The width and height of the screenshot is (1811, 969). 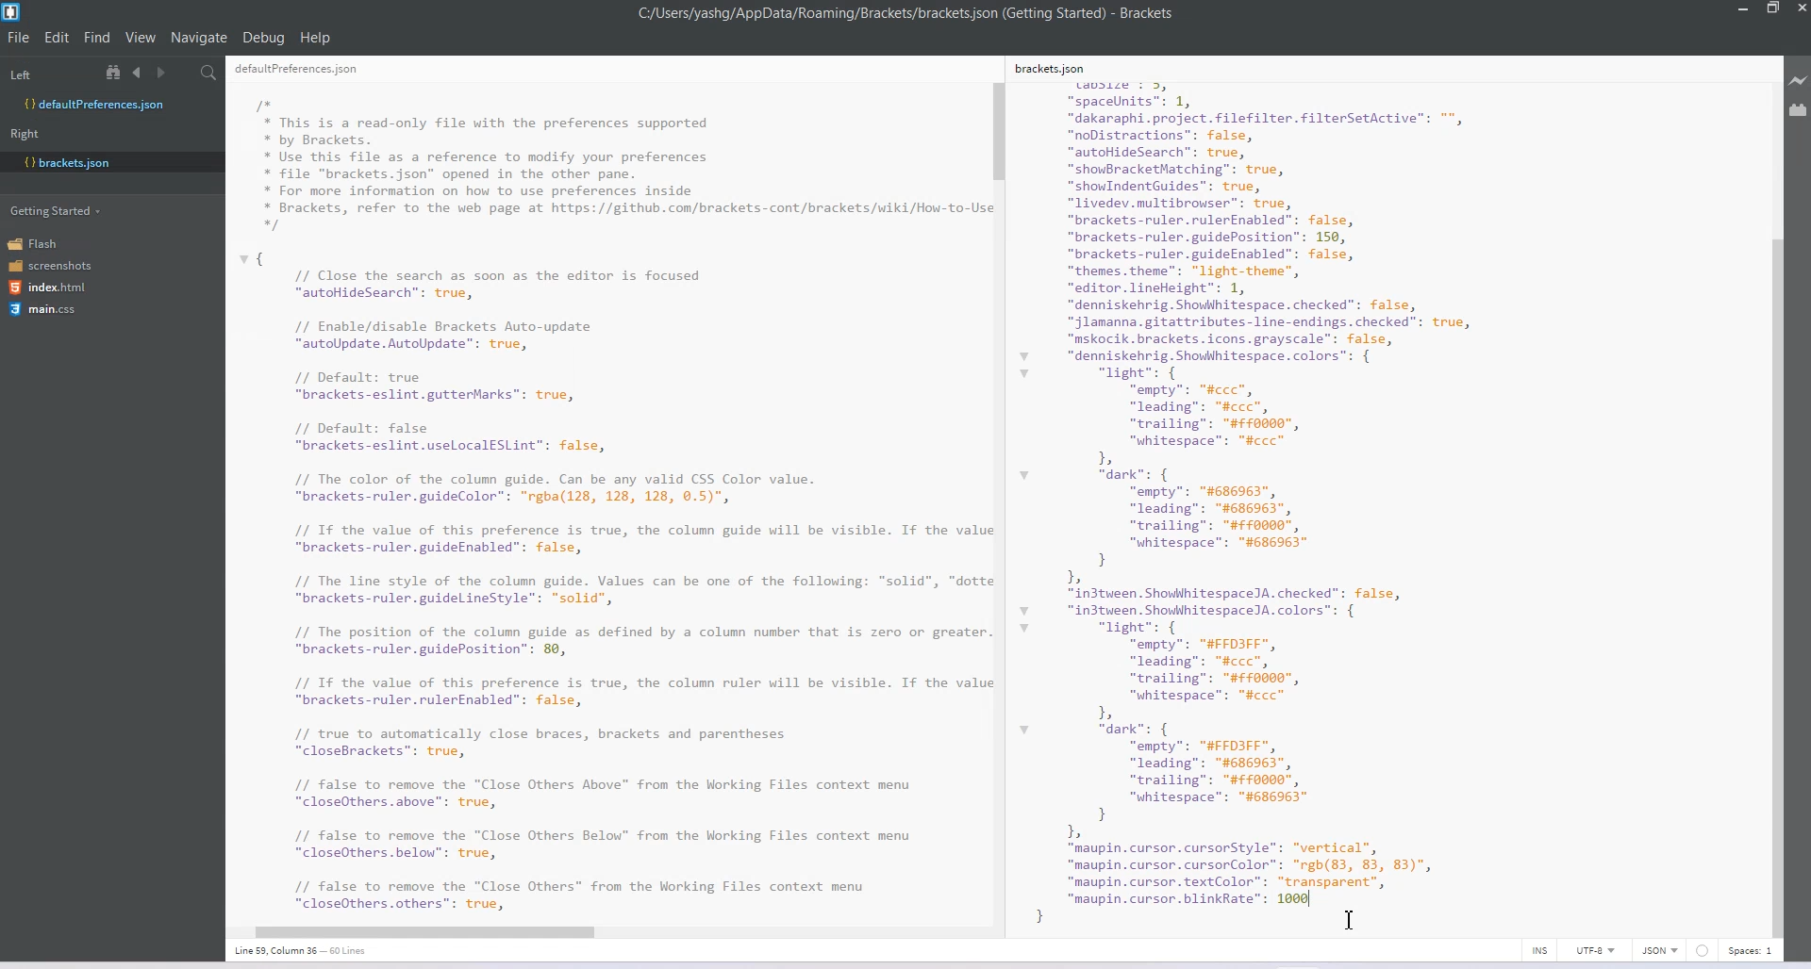 What do you see at coordinates (52, 267) in the screenshot?
I see `screenshots` at bounding box center [52, 267].